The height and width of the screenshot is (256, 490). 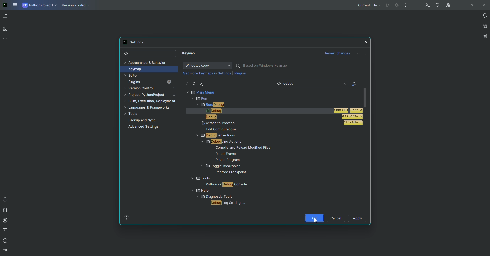 What do you see at coordinates (154, 82) in the screenshot?
I see `Plugins` at bounding box center [154, 82].